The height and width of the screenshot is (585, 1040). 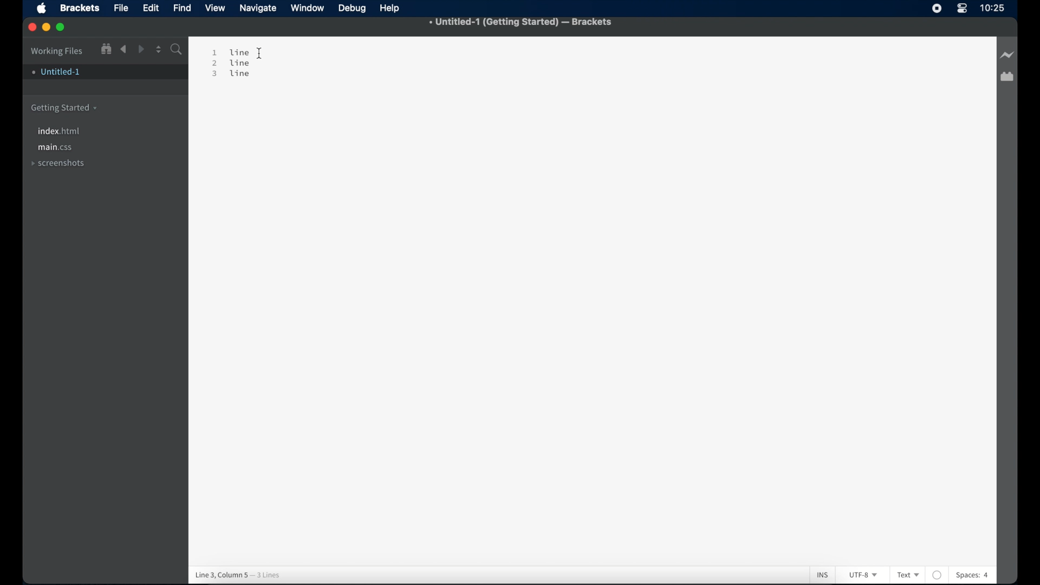 What do you see at coordinates (308, 8) in the screenshot?
I see `window` at bounding box center [308, 8].